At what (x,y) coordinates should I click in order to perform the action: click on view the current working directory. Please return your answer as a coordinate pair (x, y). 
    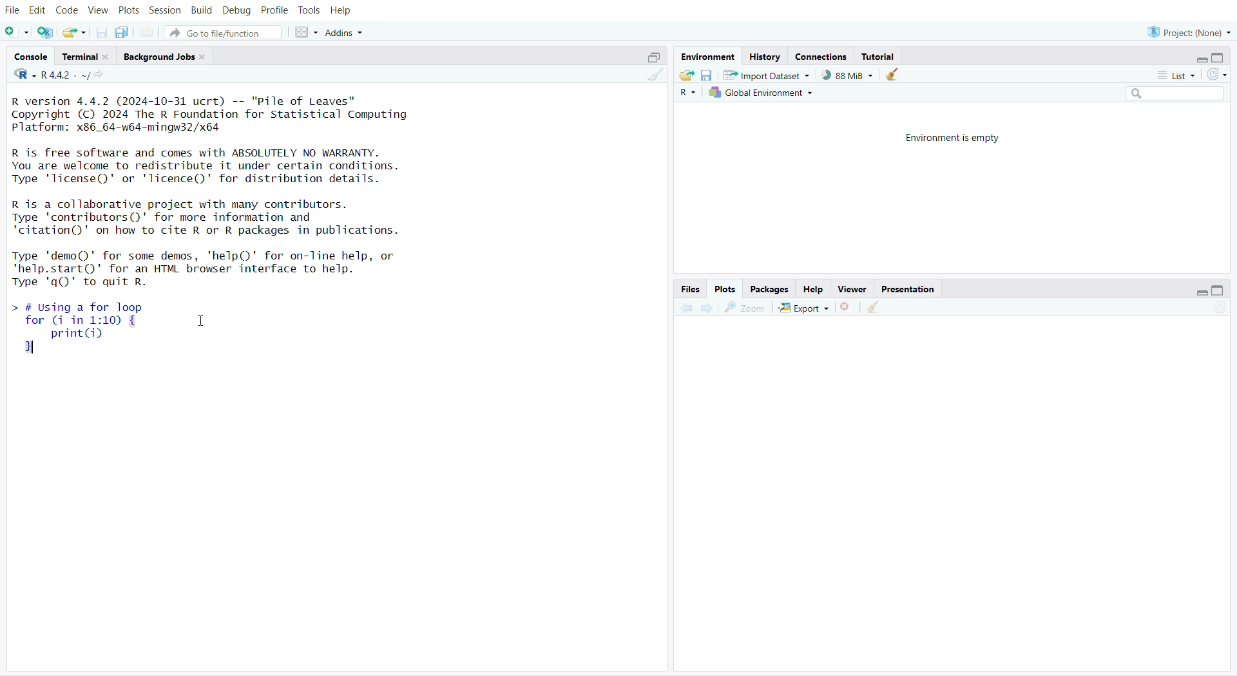
    Looking at the image, I should click on (100, 76).